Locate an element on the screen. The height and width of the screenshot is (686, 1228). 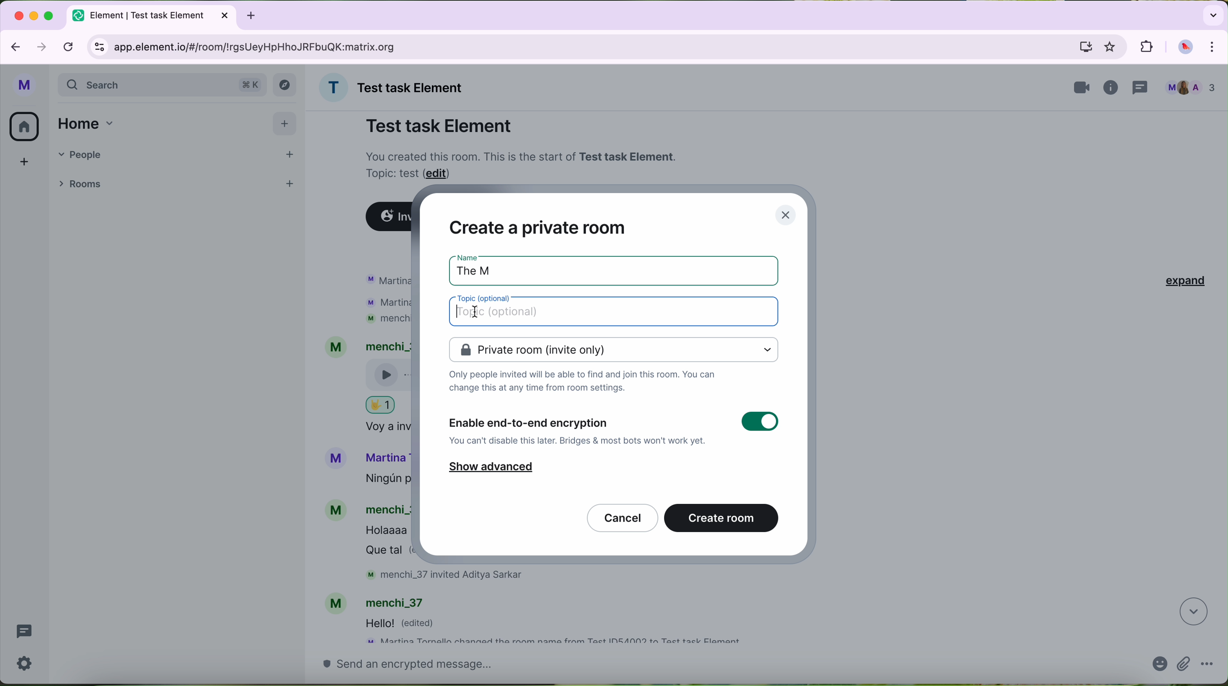
add button is located at coordinates (285, 123).